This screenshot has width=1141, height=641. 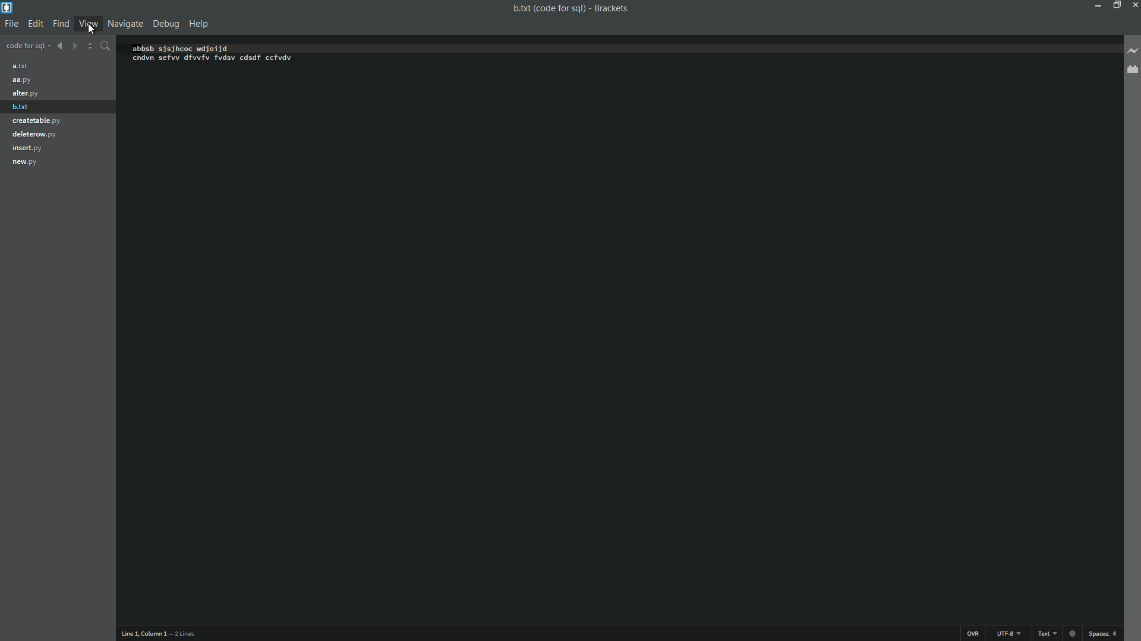 I want to click on cndvn sefw dfvvfv fvdsv cdsdf ccfvdv, so click(x=213, y=58).